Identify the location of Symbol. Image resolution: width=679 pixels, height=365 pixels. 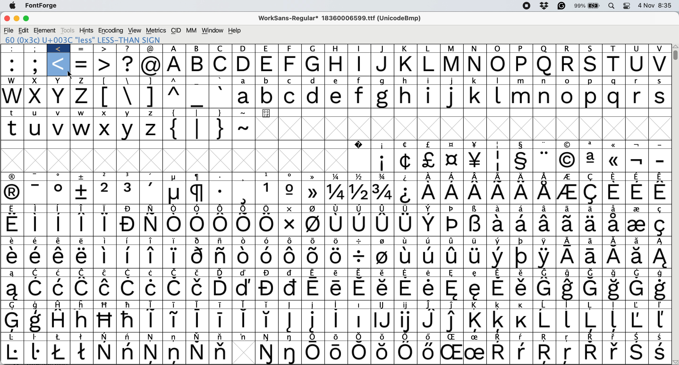
(291, 209).